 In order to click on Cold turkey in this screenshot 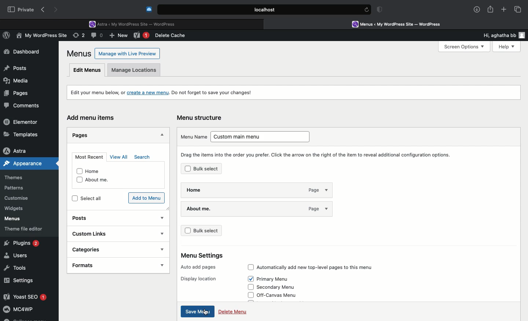, I will do `click(149, 10)`.